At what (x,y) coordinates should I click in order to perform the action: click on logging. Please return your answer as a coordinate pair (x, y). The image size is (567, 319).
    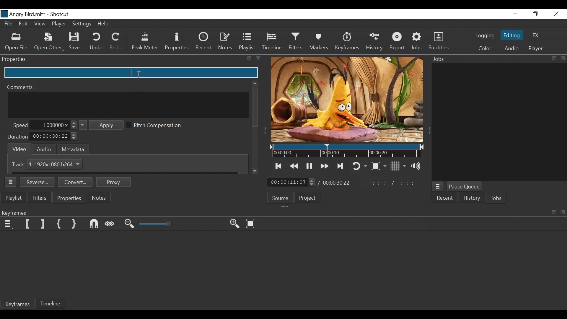
    Looking at the image, I should click on (483, 36).